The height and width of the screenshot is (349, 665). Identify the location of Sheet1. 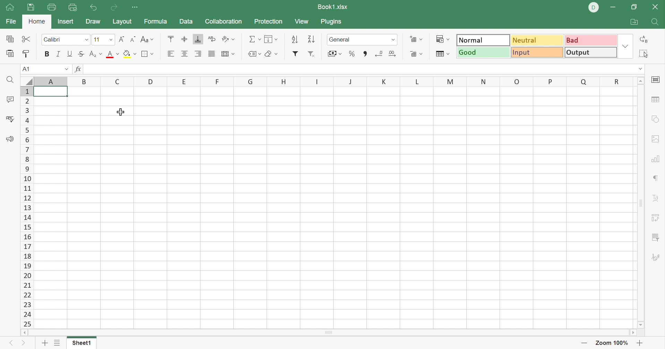
(83, 343).